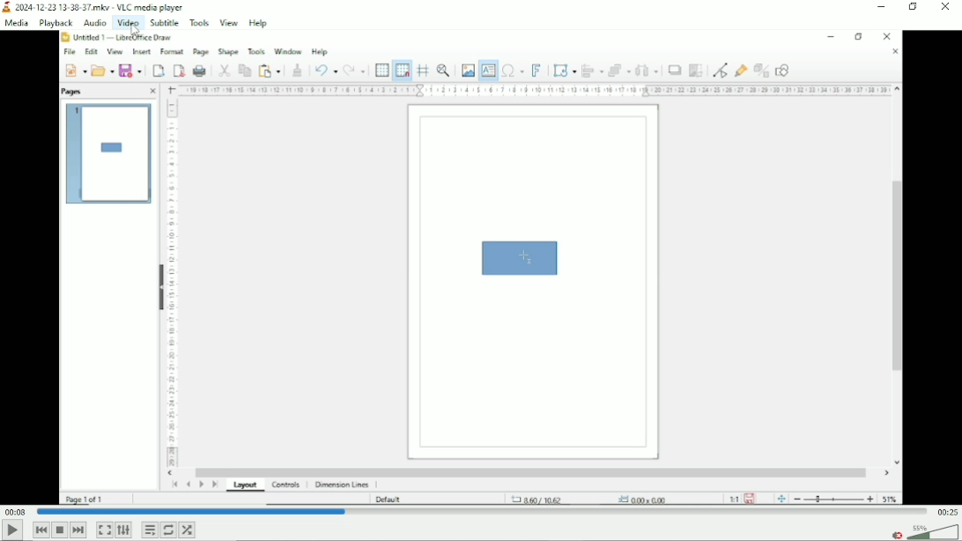  Describe the element at coordinates (165, 22) in the screenshot. I see `Subtitle` at that location.